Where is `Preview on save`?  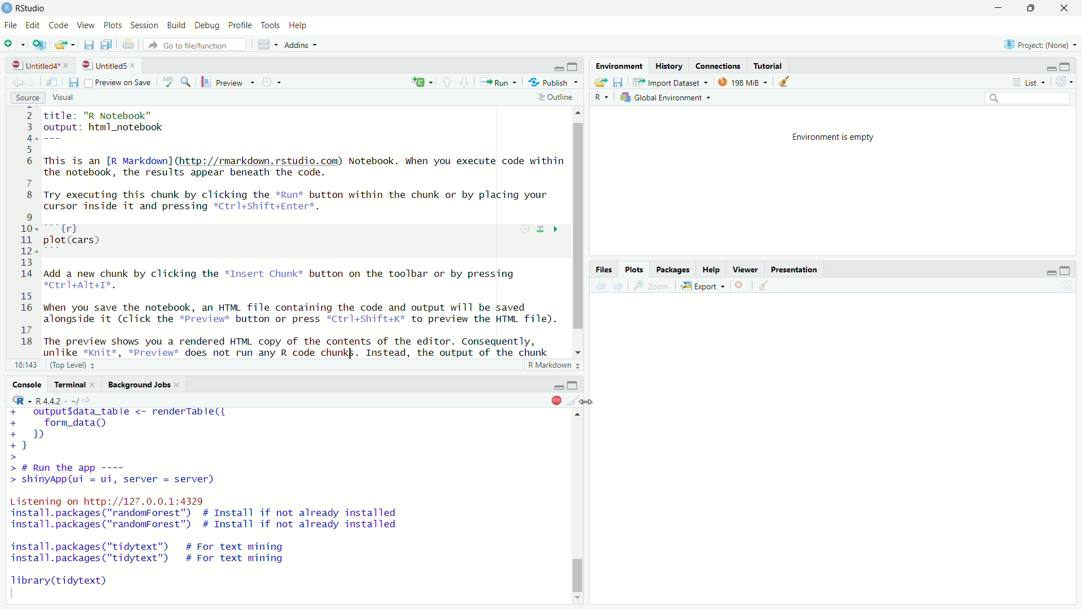 Preview on save is located at coordinates (117, 82).